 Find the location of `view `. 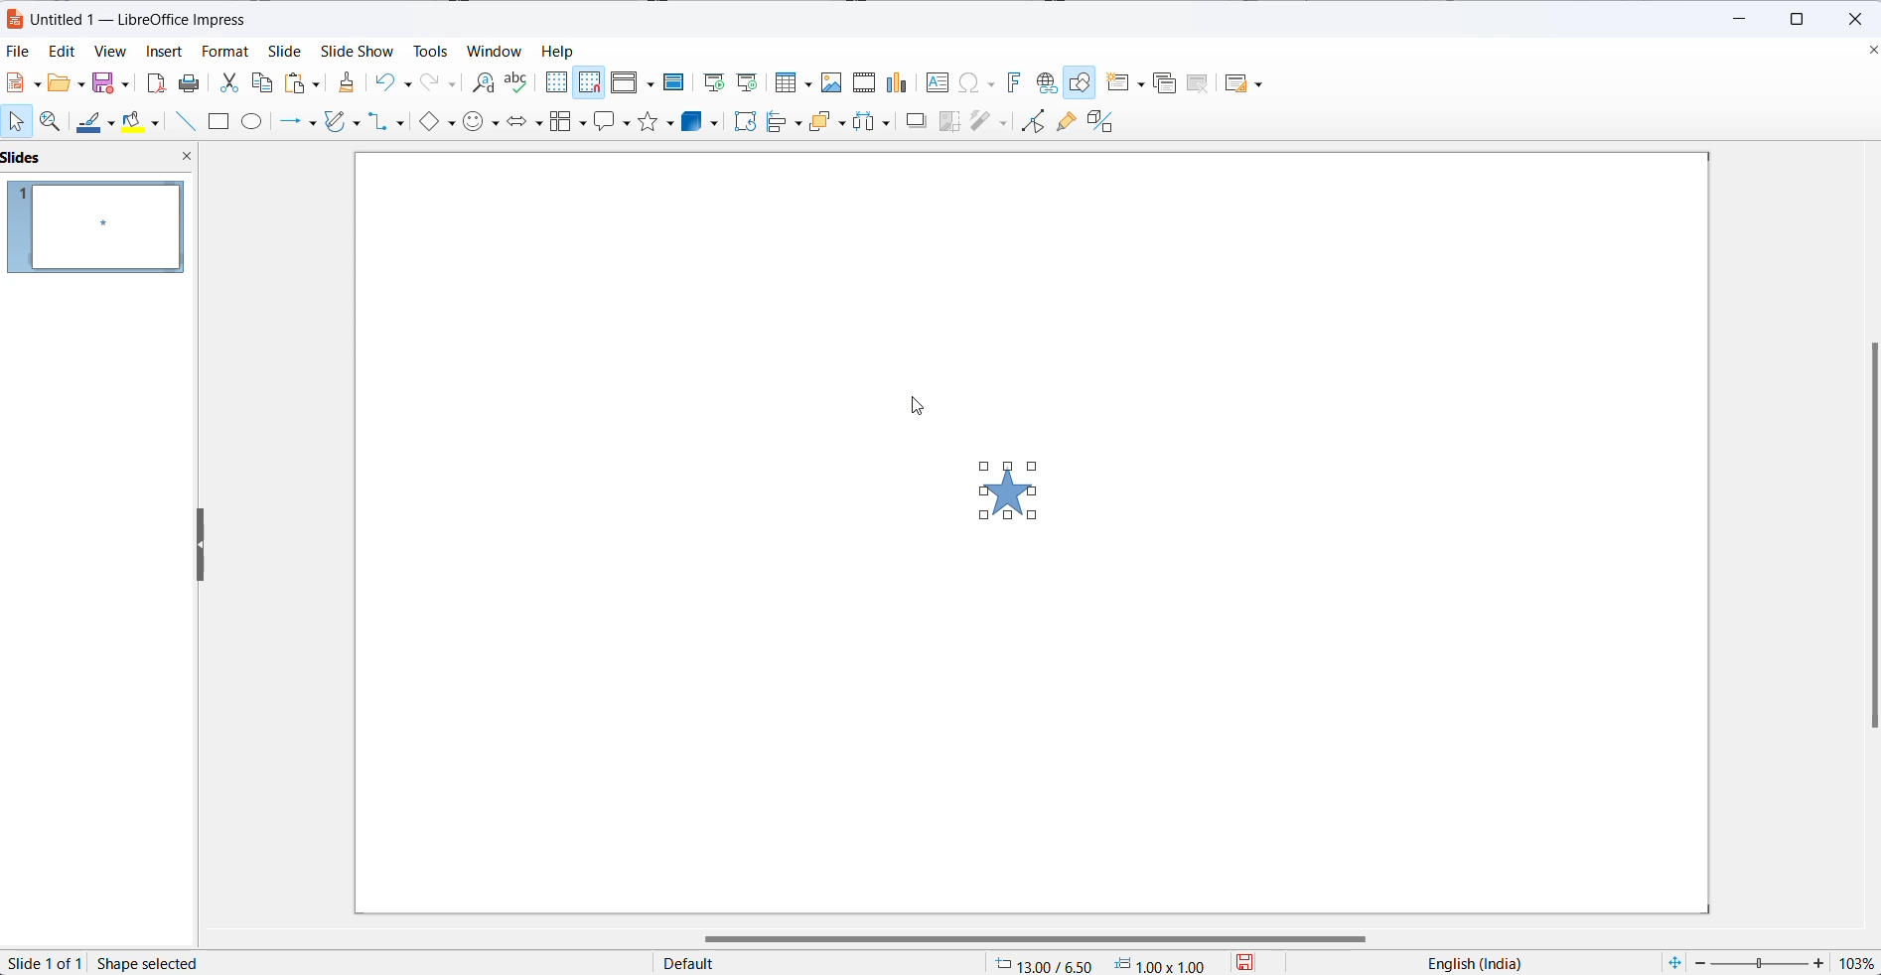

view  is located at coordinates (104, 53).